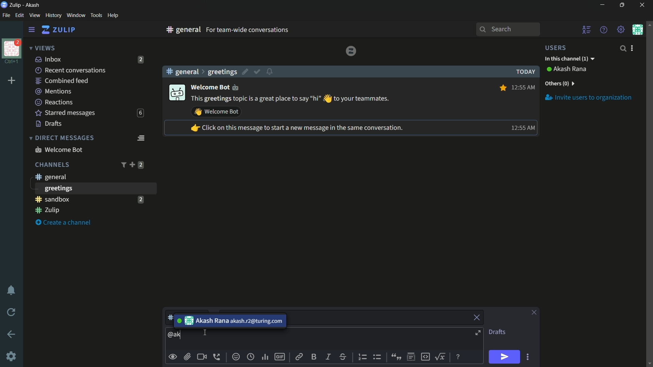 This screenshot has width=653, height=367. I want to click on Zulip logo, so click(351, 51).